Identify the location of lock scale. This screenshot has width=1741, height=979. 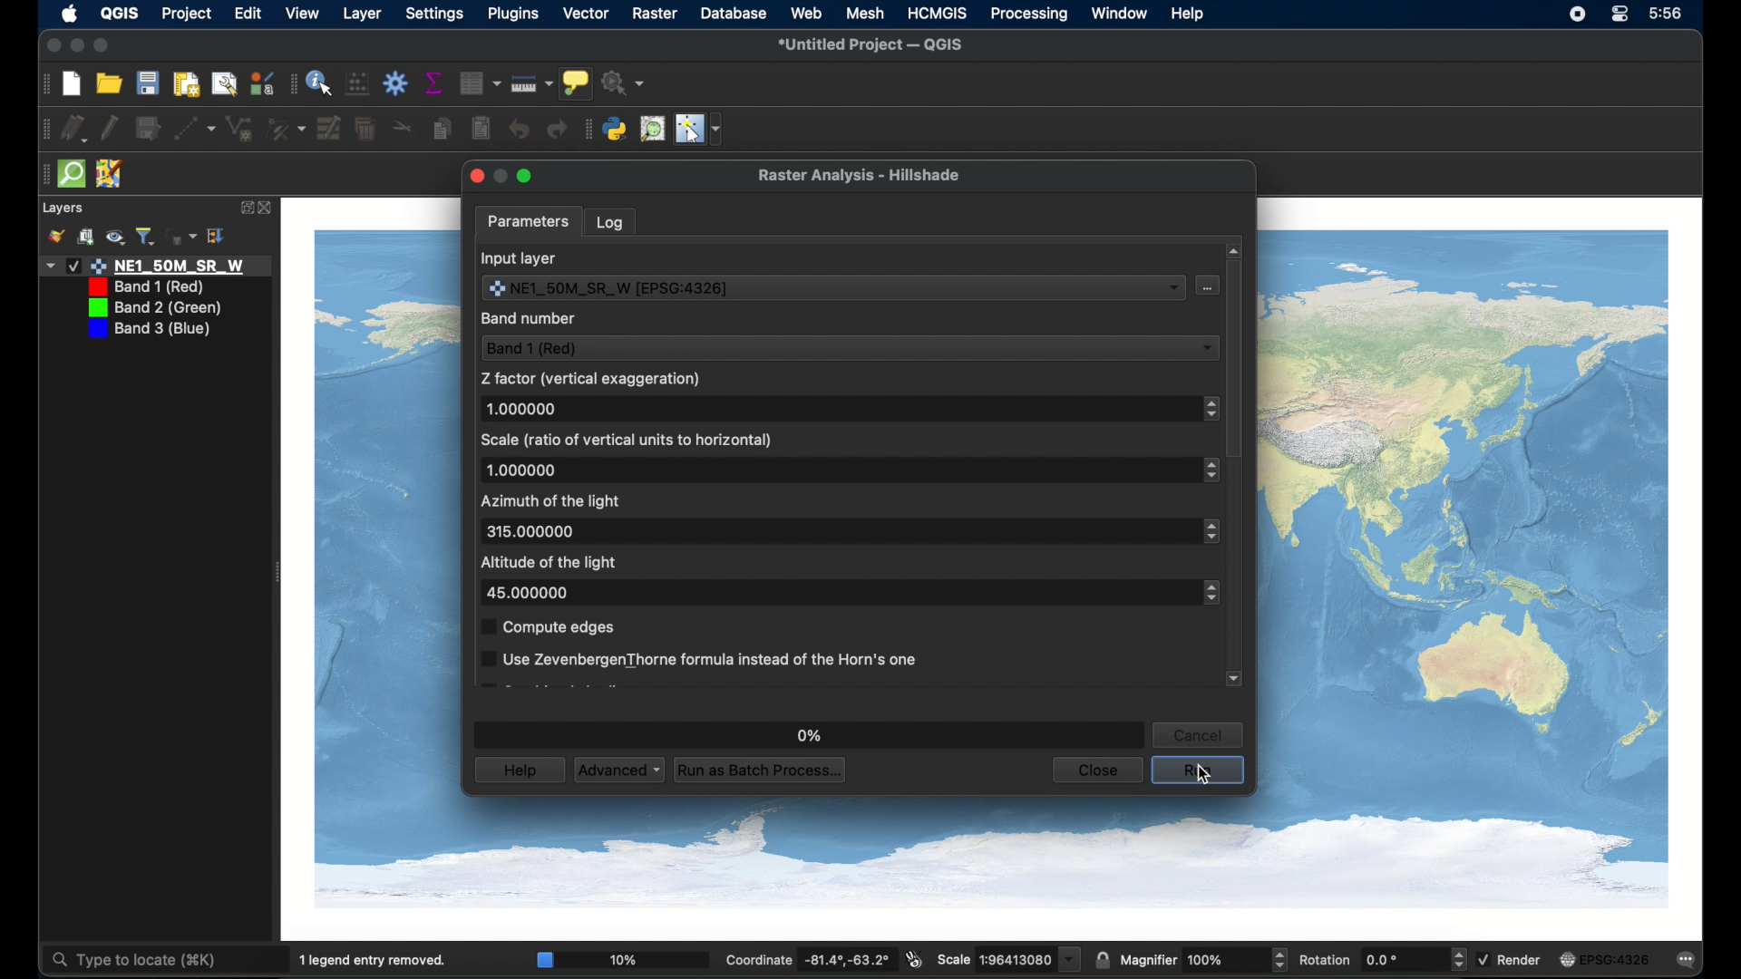
(1102, 961).